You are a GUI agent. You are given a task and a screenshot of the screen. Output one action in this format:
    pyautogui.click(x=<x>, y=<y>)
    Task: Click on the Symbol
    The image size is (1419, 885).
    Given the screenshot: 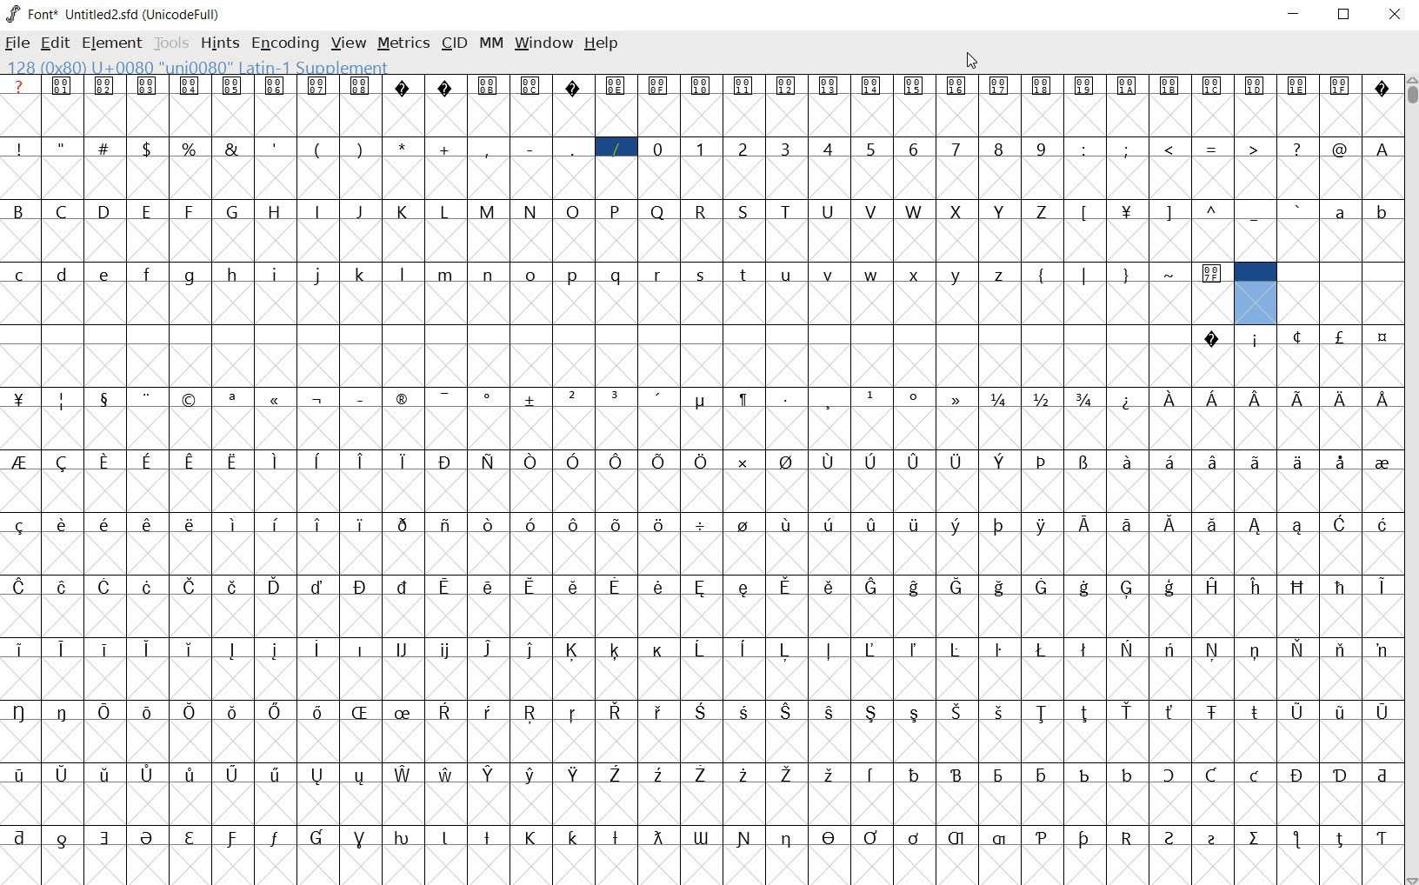 What is the action you would take?
    pyautogui.click(x=1254, y=774)
    